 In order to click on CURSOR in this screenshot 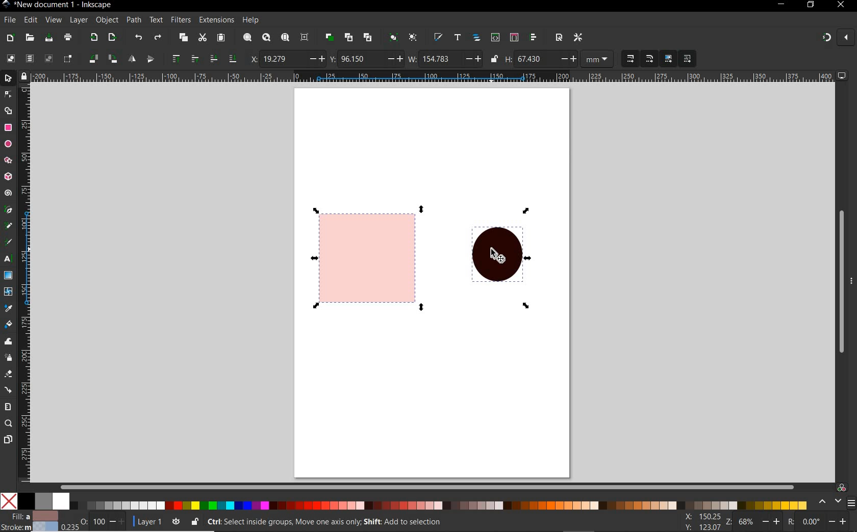, I will do `click(499, 257)`.